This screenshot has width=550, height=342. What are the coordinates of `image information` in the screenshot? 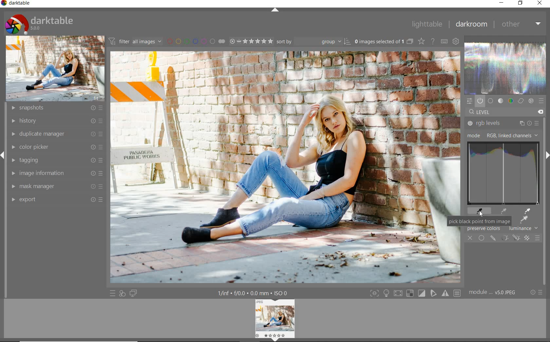 It's located at (55, 174).